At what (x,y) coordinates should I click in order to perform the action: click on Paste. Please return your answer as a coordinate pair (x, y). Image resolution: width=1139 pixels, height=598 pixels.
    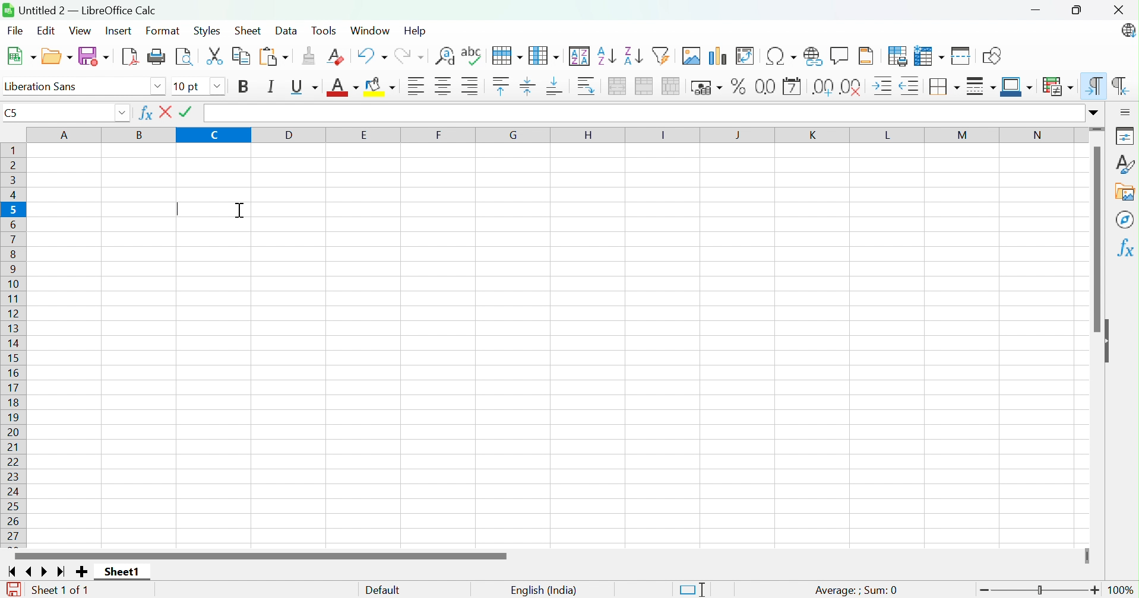
    Looking at the image, I should click on (272, 56).